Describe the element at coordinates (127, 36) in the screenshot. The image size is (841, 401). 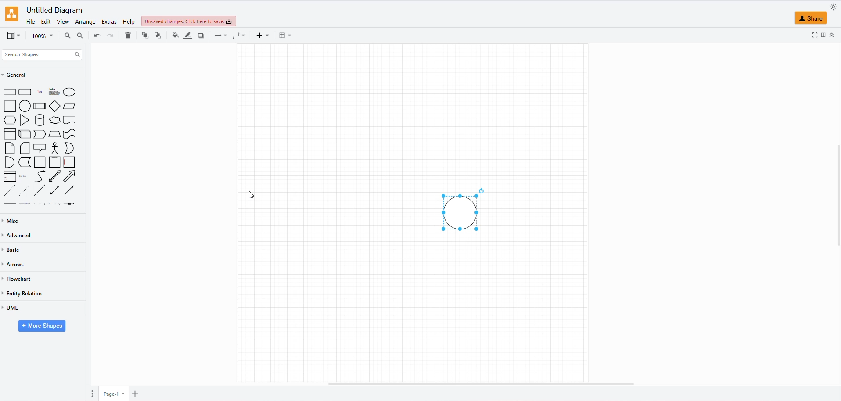
I see `DELETE` at that location.